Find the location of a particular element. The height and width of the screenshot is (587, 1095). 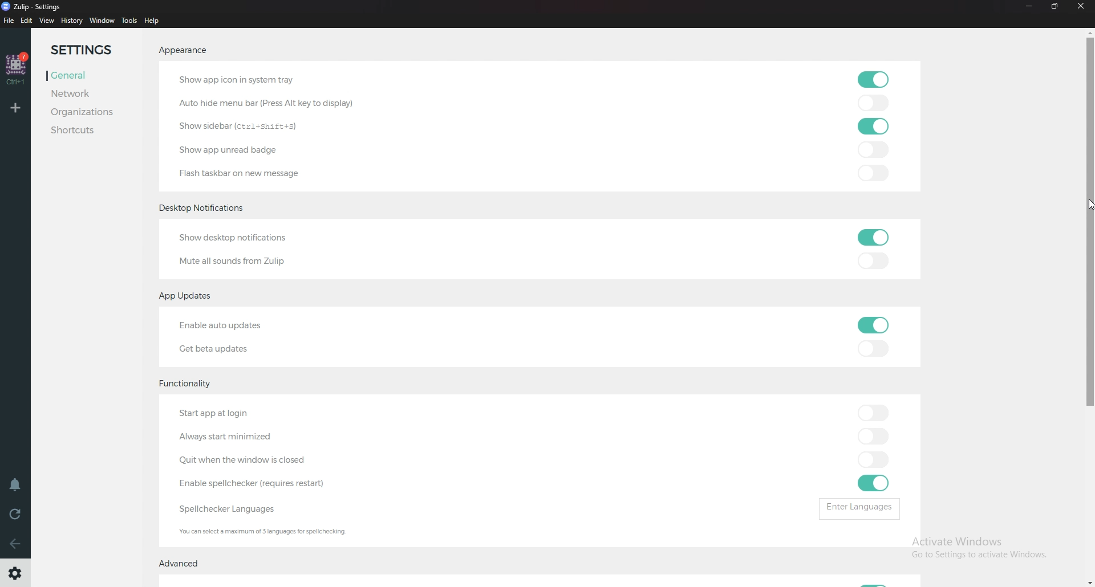

Enable do not disturb is located at coordinates (18, 485).